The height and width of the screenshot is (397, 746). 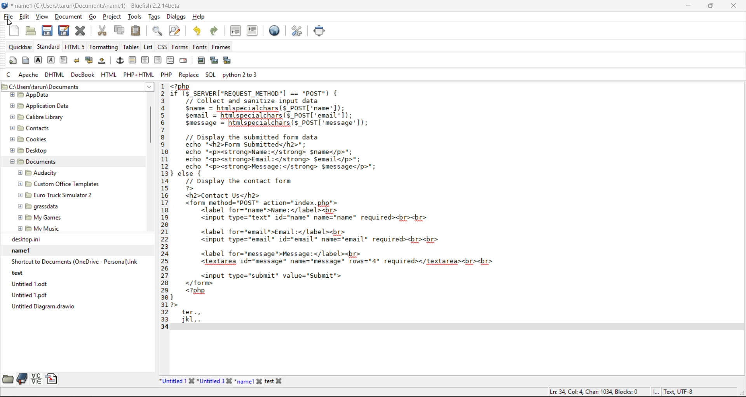 I want to click on html, so click(x=108, y=75).